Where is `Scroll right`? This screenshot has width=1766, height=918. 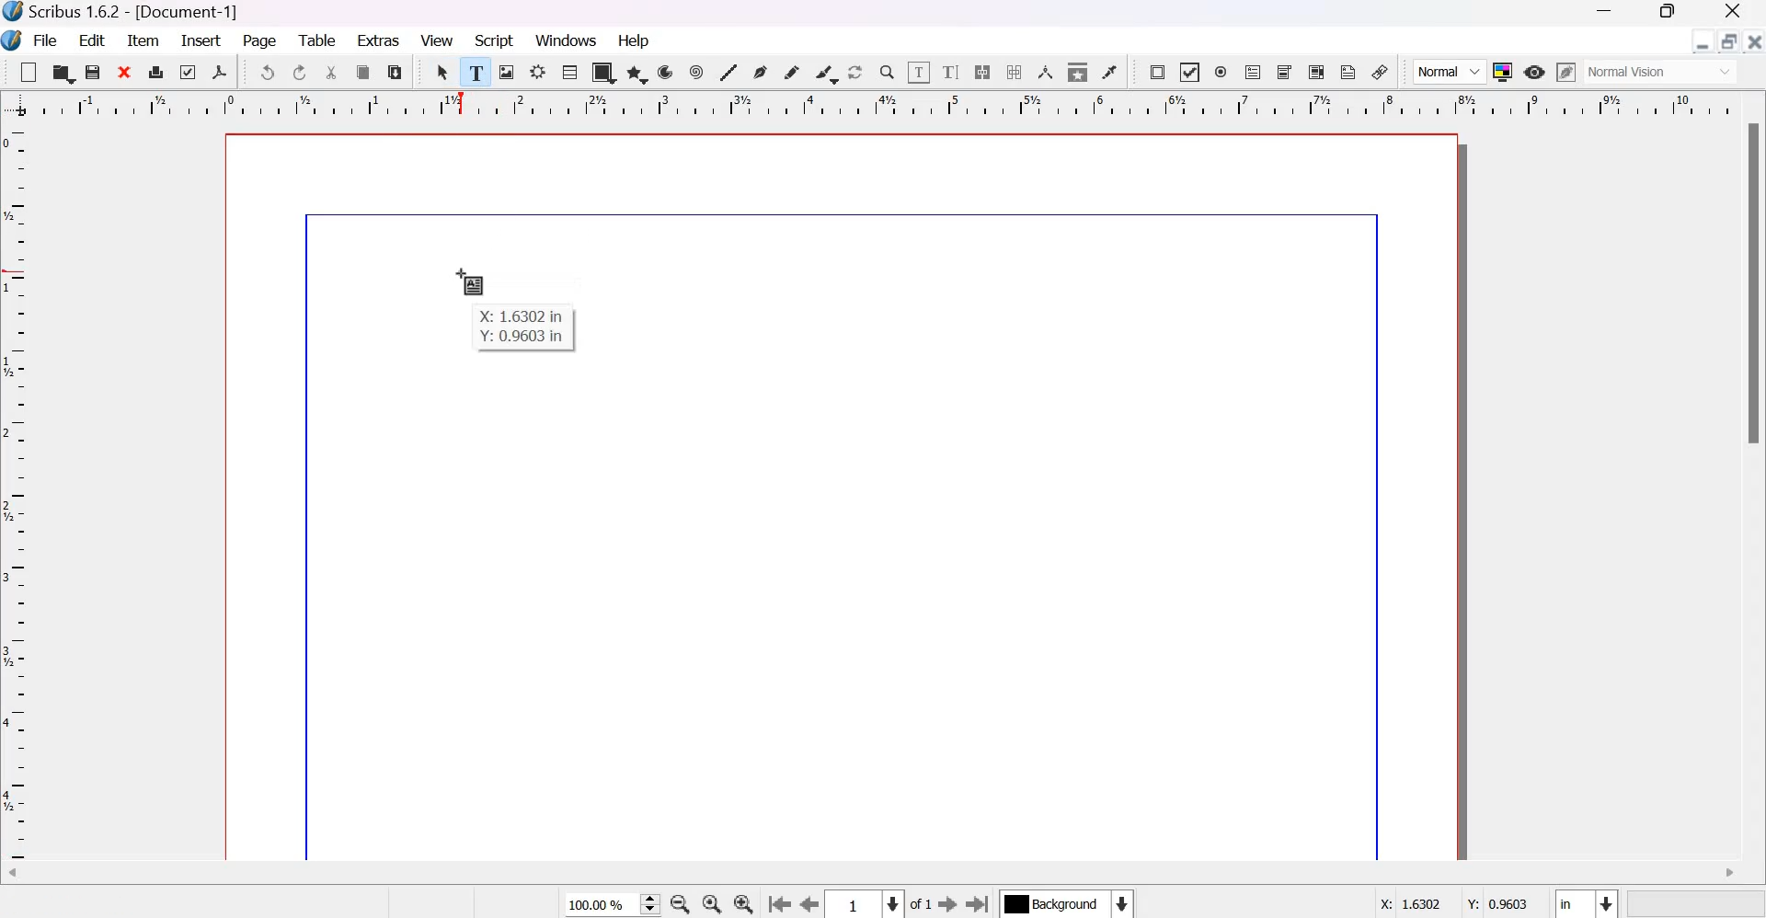
Scroll right is located at coordinates (1728, 874).